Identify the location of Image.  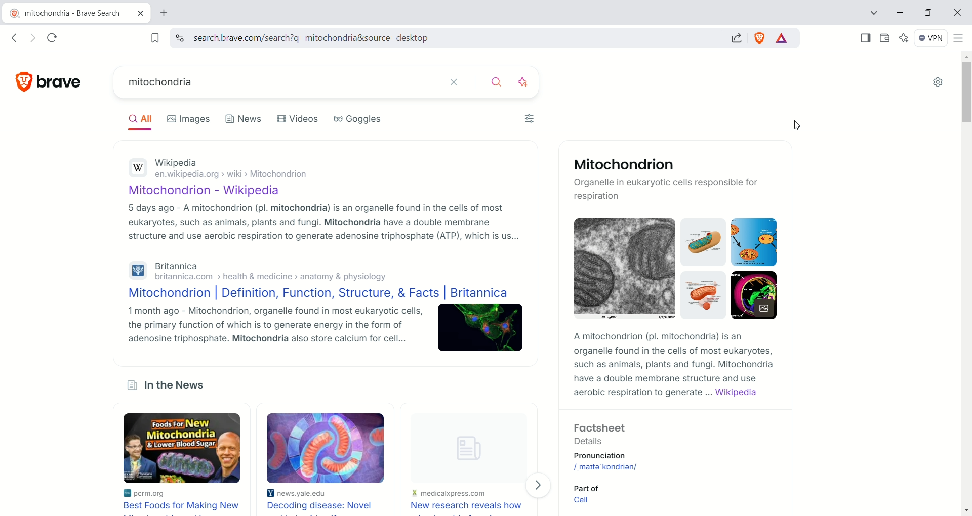
(754, 295).